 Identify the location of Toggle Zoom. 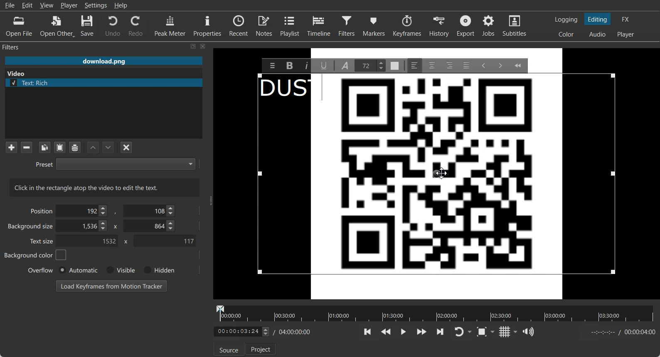
(483, 332).